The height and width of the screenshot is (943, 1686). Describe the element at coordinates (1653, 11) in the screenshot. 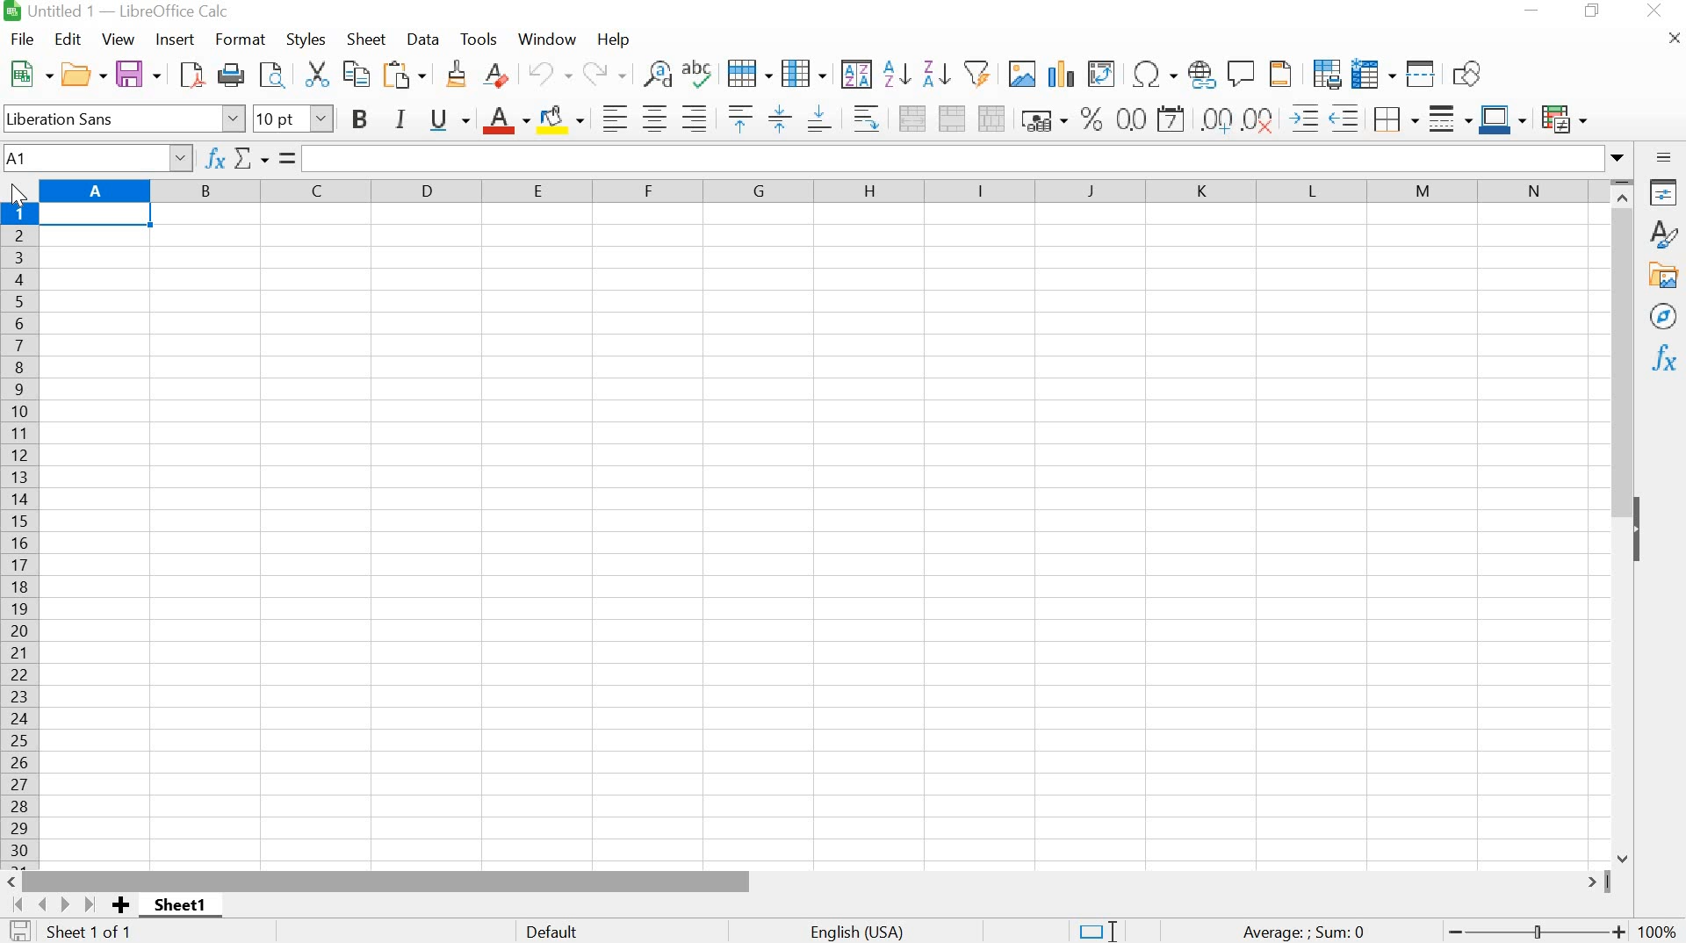

I see `CLOSE` at that location.